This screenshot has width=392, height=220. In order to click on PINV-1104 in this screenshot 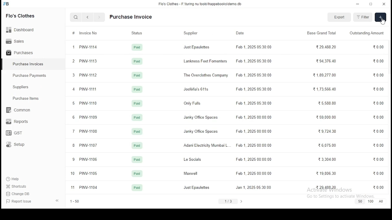, I will do `click(90, 188)`.